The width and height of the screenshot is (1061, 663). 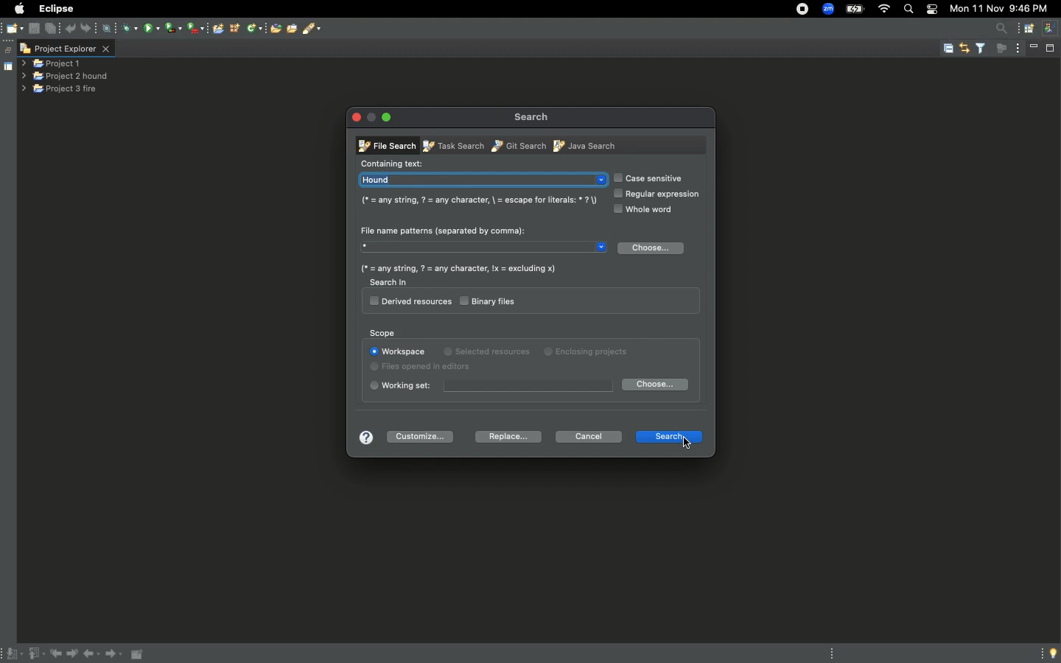 I want to click on collapse all, so click(x=944, y=48).